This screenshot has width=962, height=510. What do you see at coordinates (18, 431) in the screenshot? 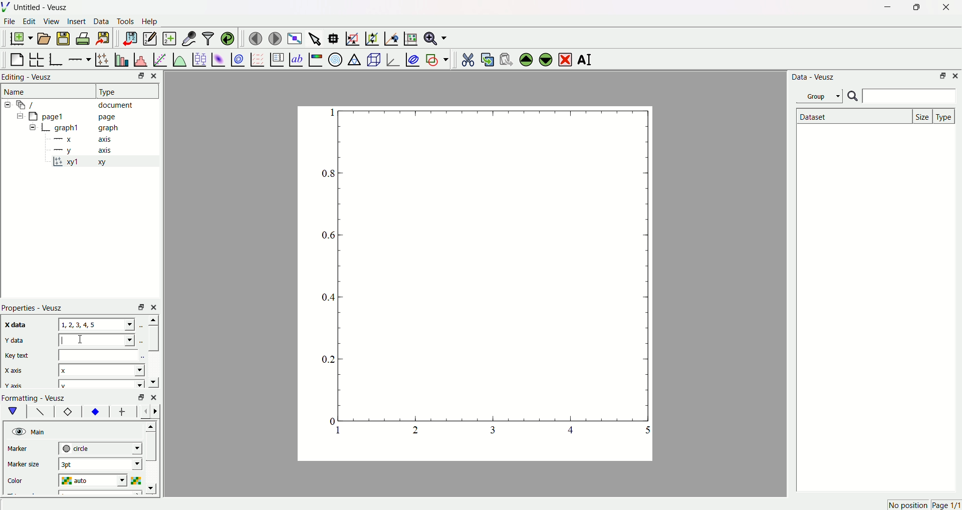
I see `hide/unhide` at bounding box center [18, 431].